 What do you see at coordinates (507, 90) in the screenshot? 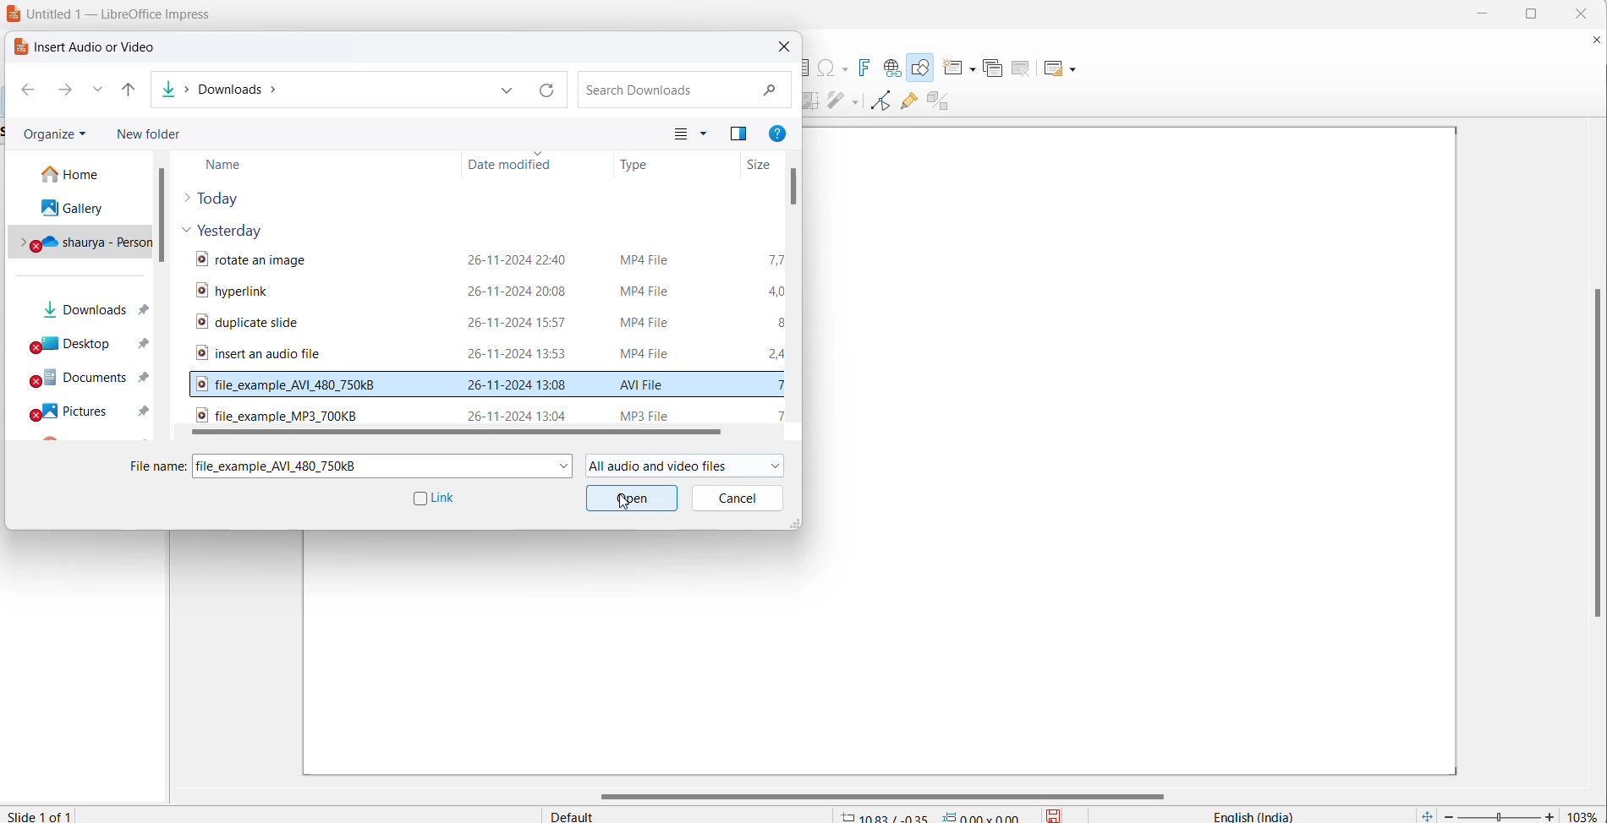
I see `path dropdown button` at bounding box center [507, 90].